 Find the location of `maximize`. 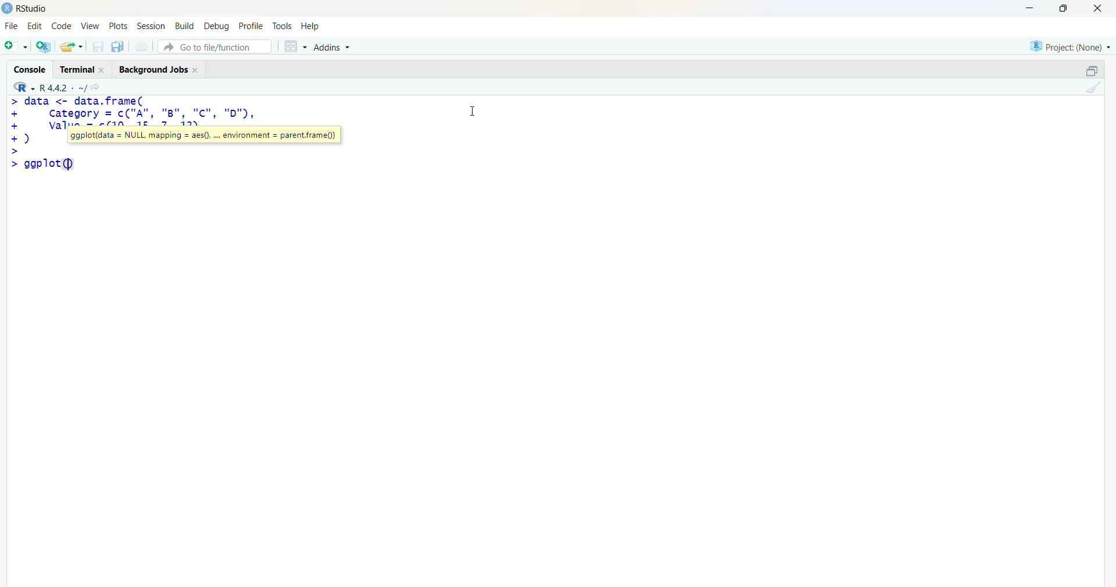

maximize is located at coordinates (1092, 71).